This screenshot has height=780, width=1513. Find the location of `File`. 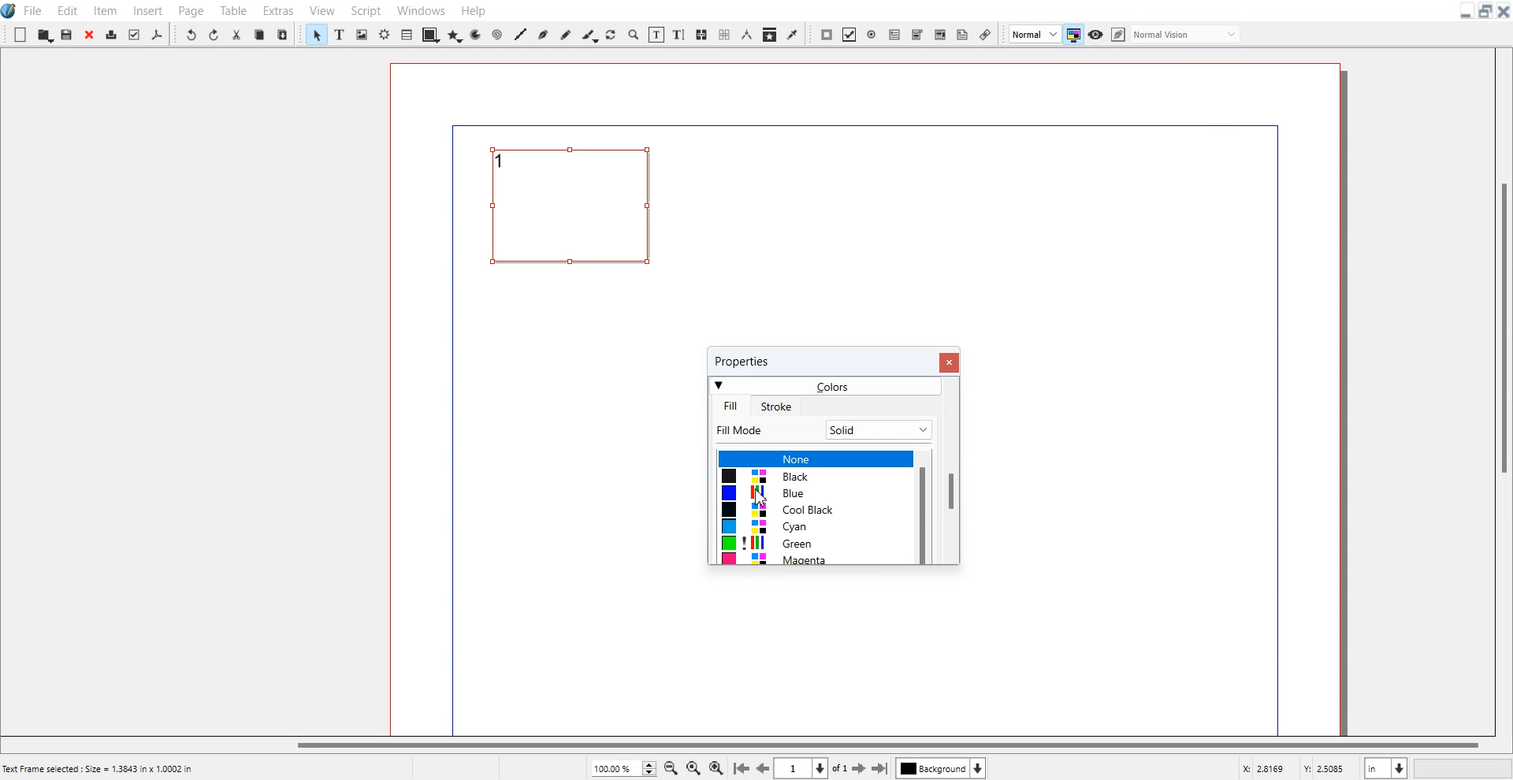

File is located at coordinates (34, 10).